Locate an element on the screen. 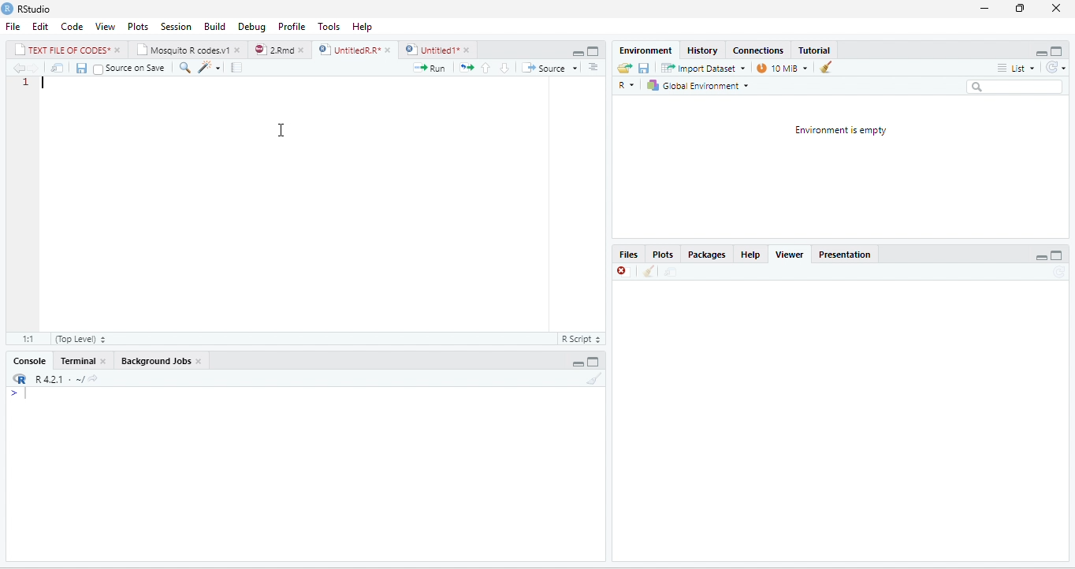 Image resolution: width=1075 pixels, height=569 pixels. maximize is located at coordinates (579, 50).